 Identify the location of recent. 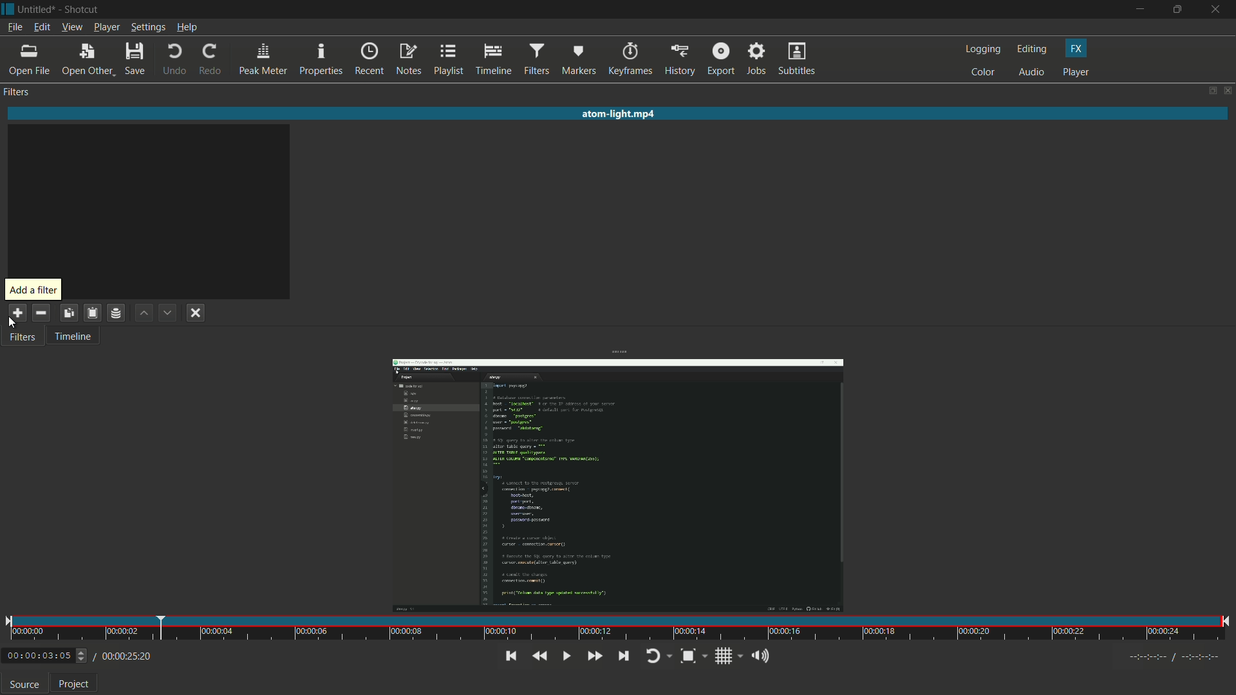
(370, 60).